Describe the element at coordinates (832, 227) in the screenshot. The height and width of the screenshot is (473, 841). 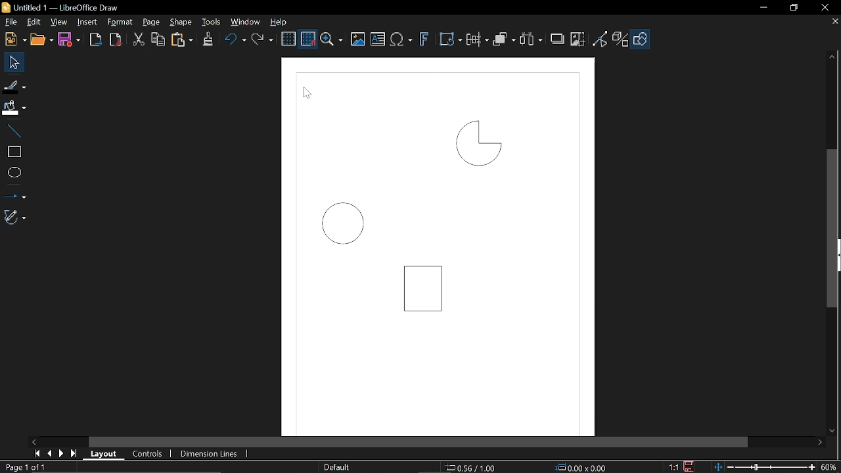
I see `Vertical scrollbar` at that location.